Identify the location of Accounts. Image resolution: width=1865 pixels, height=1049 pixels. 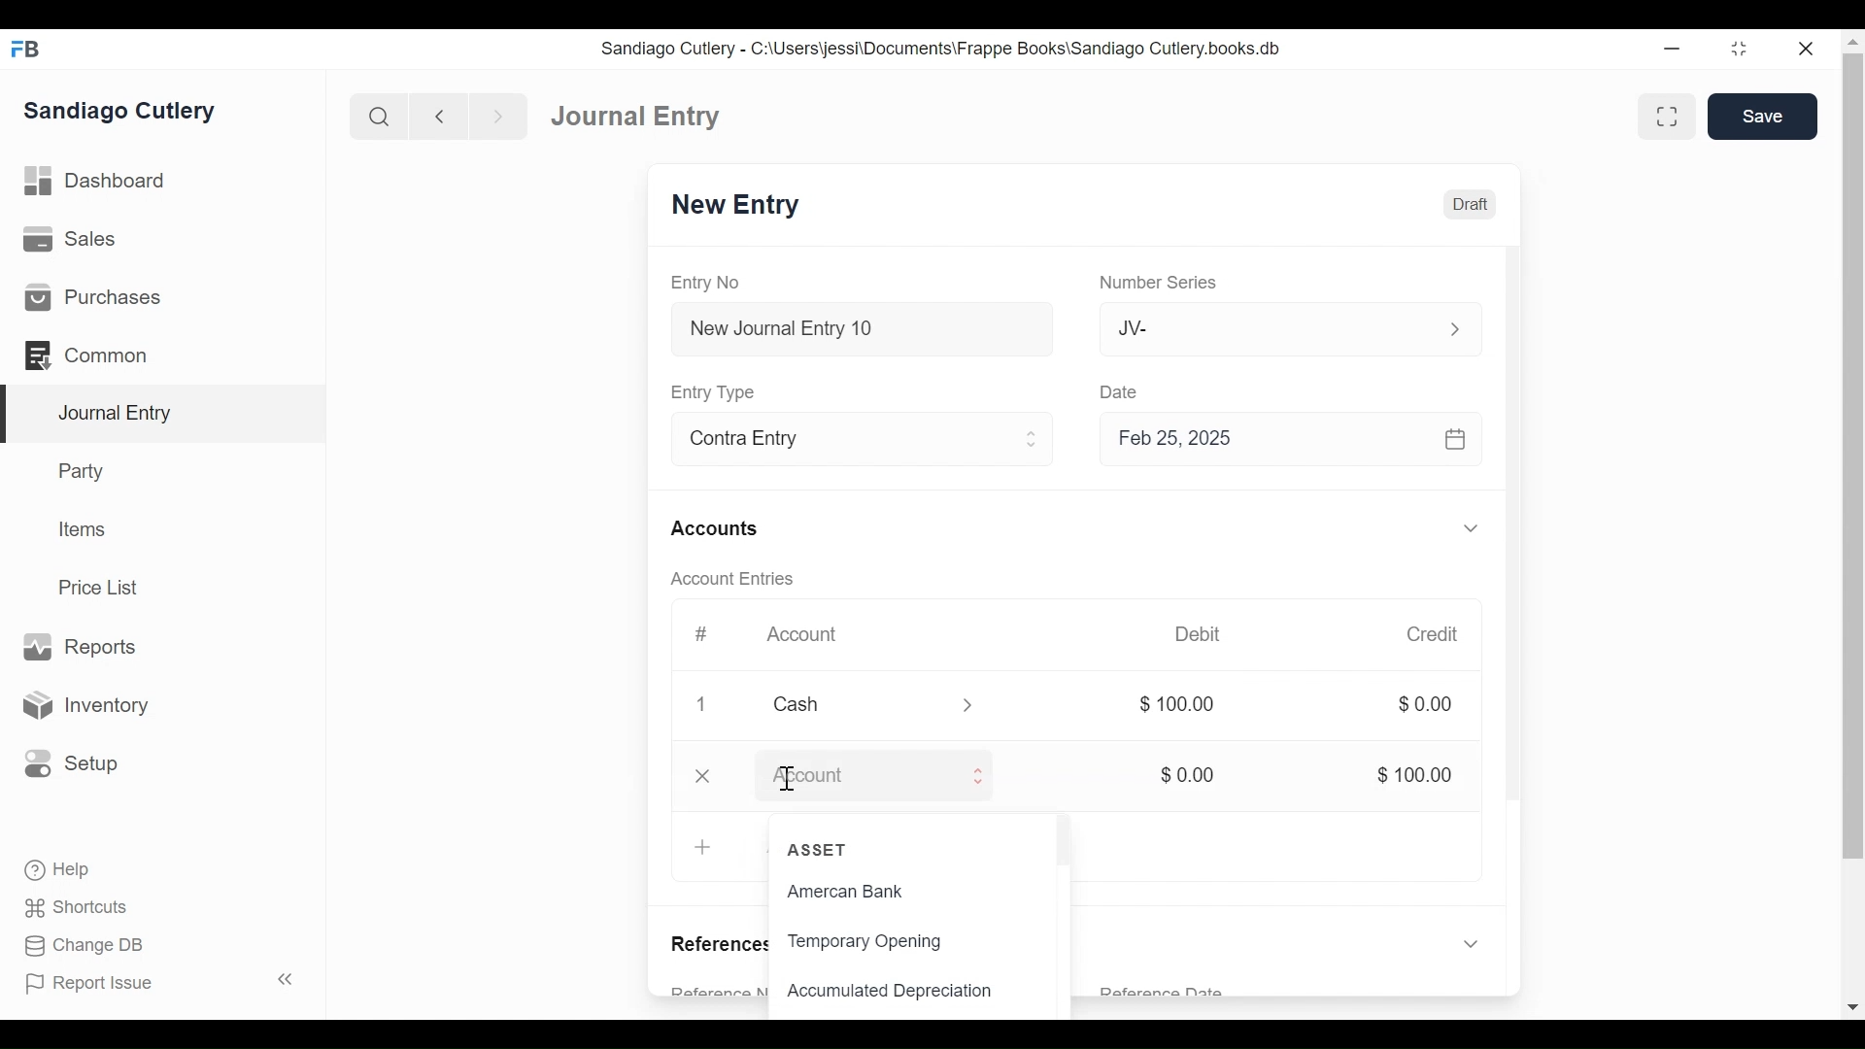
(717, 528).